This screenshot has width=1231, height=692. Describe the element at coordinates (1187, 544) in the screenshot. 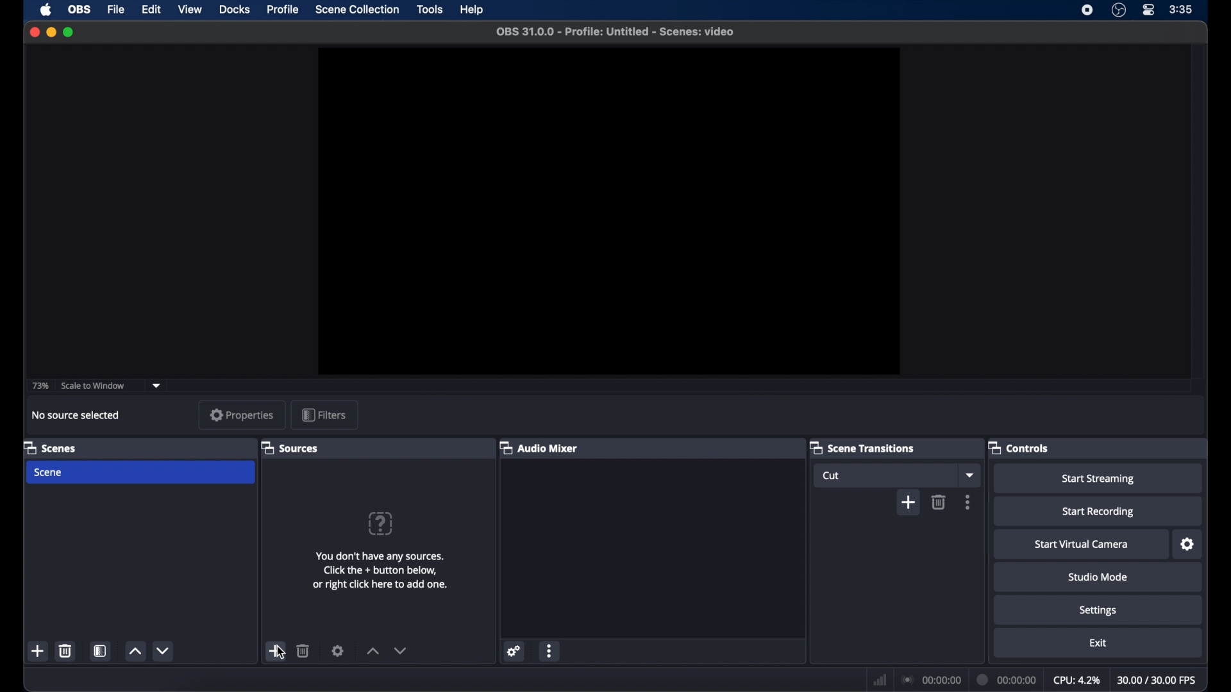

I see `settings` at that location.